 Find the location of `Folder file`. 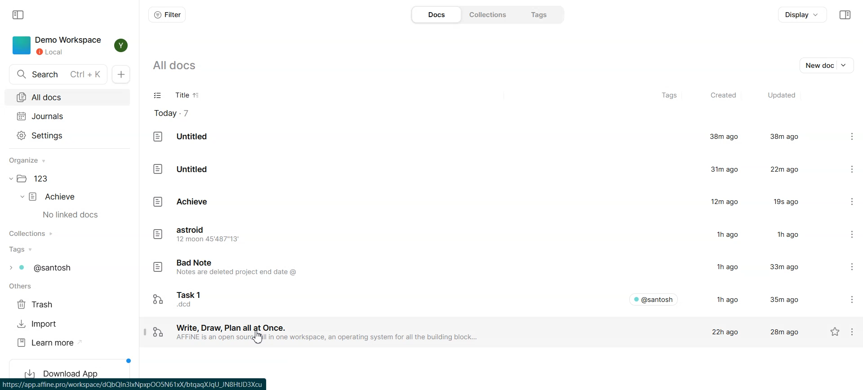

Folder file is located at coordinates (37, 179).